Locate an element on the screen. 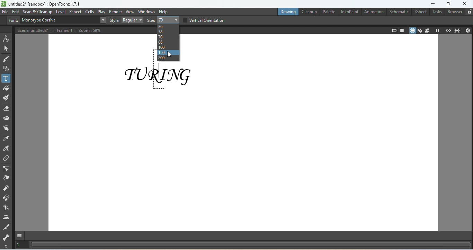 The image size is (473, 250). Level is located at coordinates (61, 11).